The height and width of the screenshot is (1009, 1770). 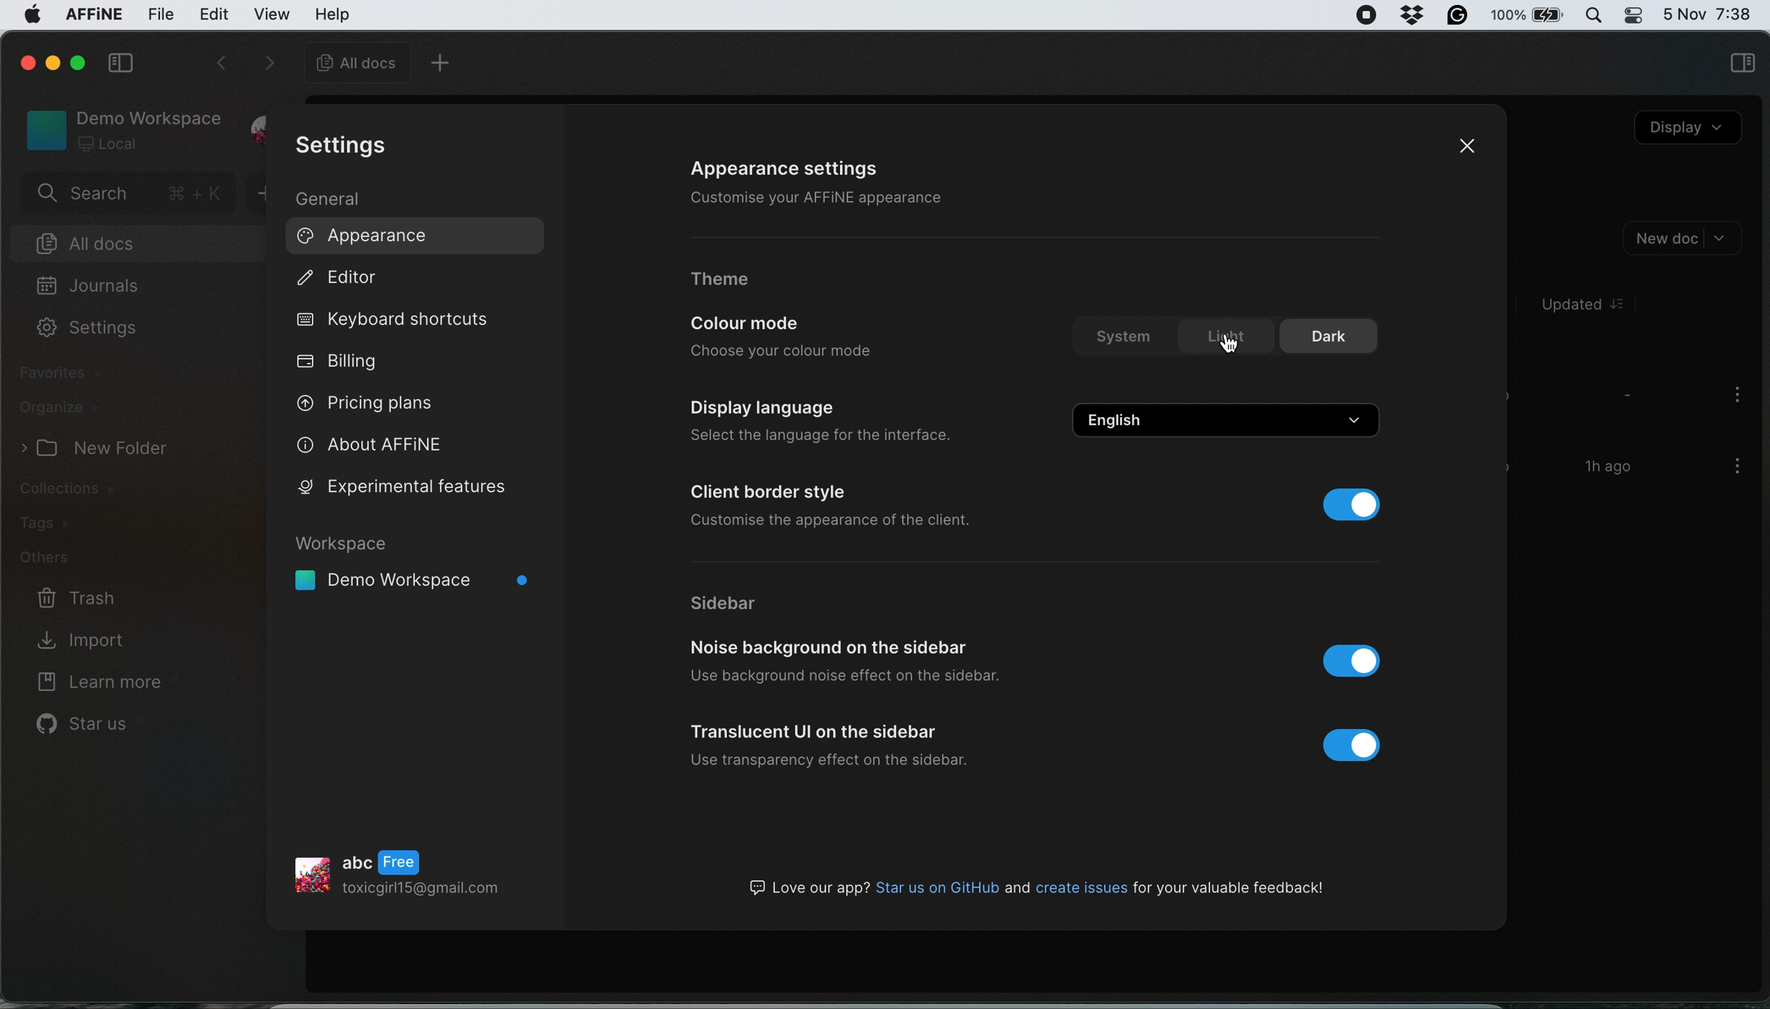 What do you see at coordinates (98, 450) in the screenshot?
I see `New Folder` at bounding box center [98, 450].